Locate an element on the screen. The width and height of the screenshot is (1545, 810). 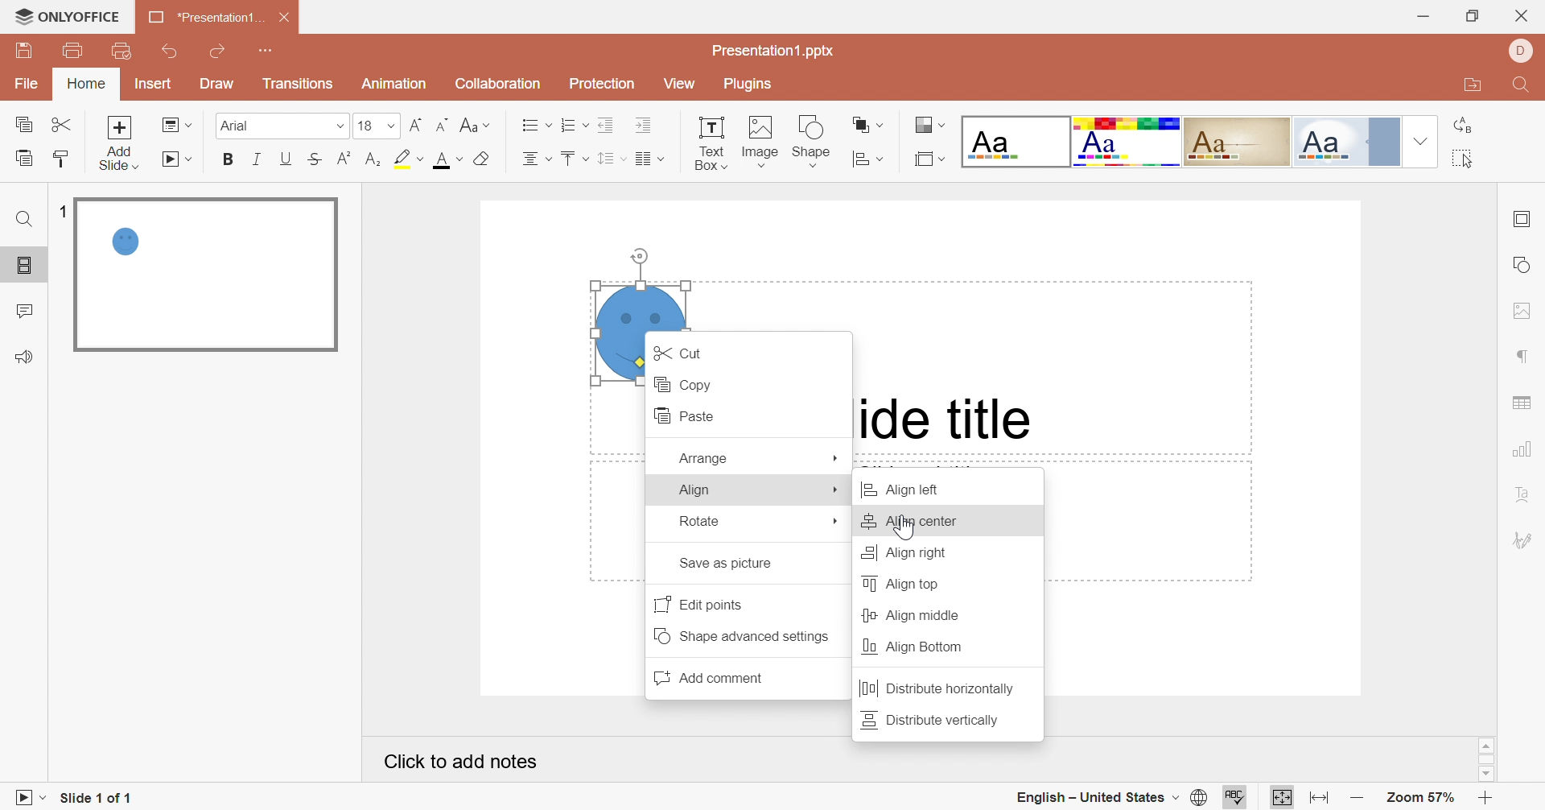
Drop Down is located at coordinates (392, 126).